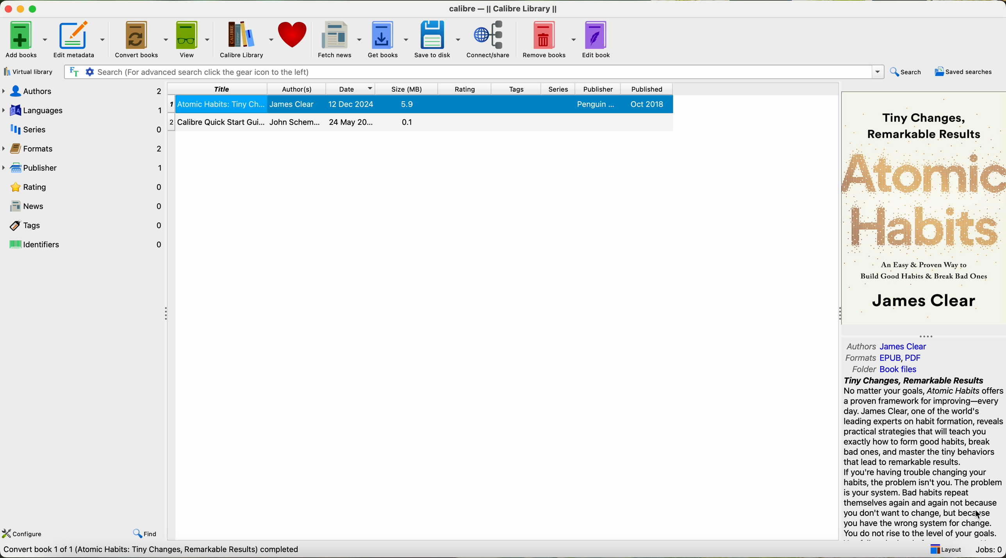 This screenshot has height=558, width=1006. I want to click on tags, so click(517, 89).